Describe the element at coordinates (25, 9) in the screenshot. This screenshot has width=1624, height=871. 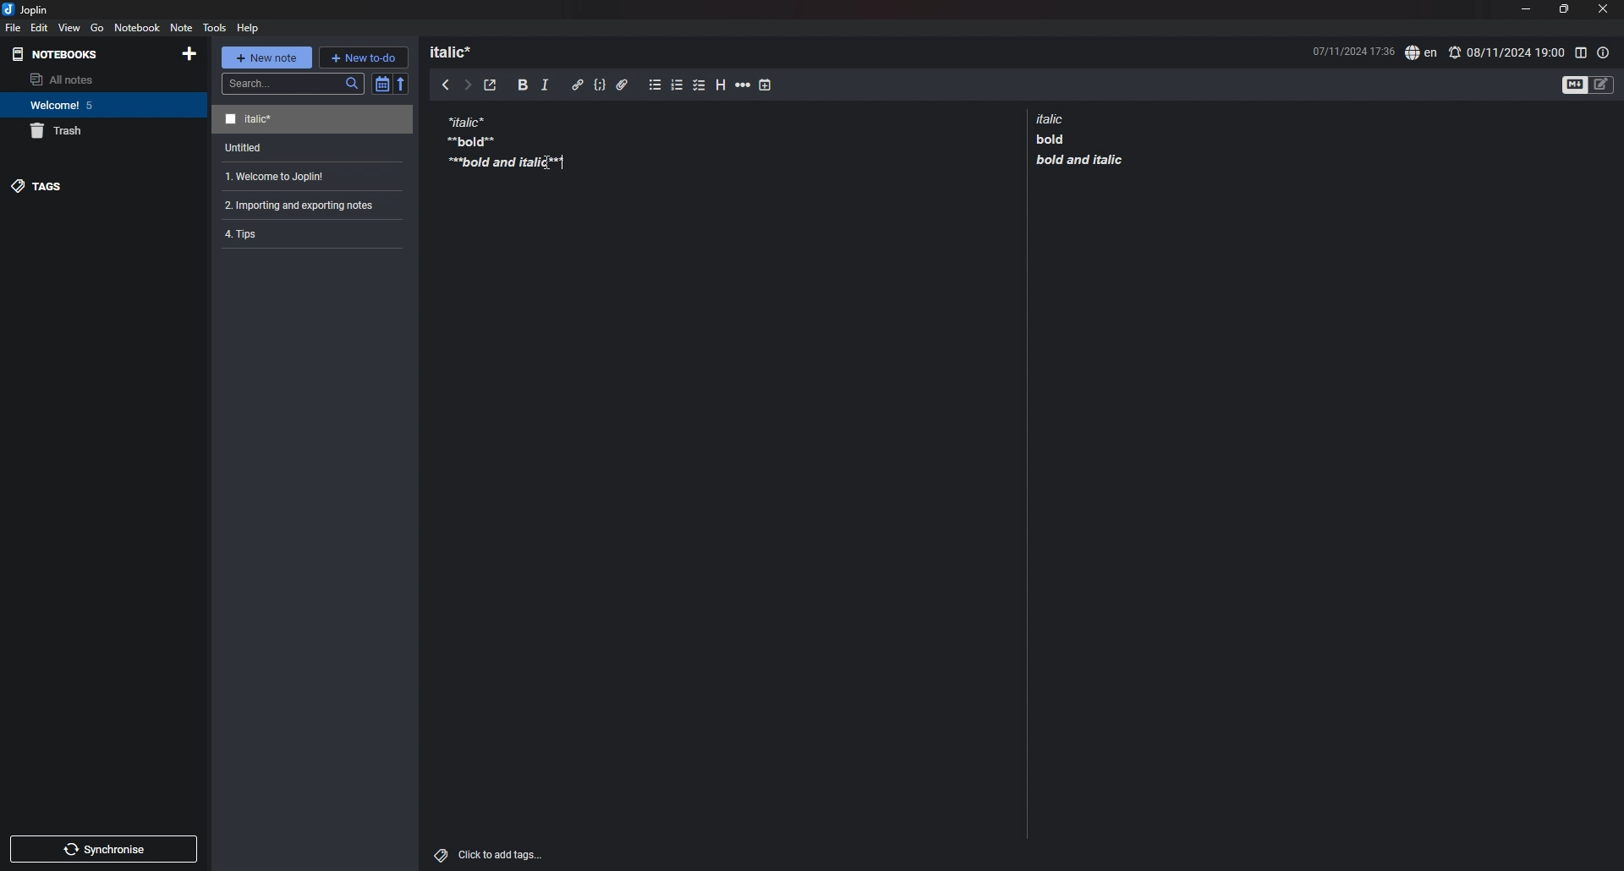
I see `joplin` at that location.